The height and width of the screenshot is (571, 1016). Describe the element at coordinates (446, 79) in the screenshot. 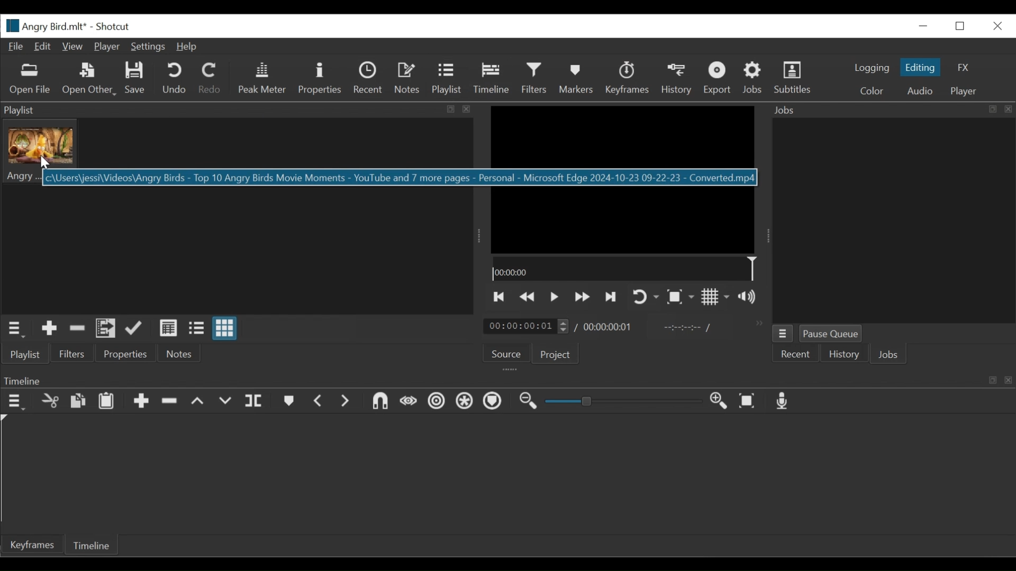

I see `Playlist` at that location.